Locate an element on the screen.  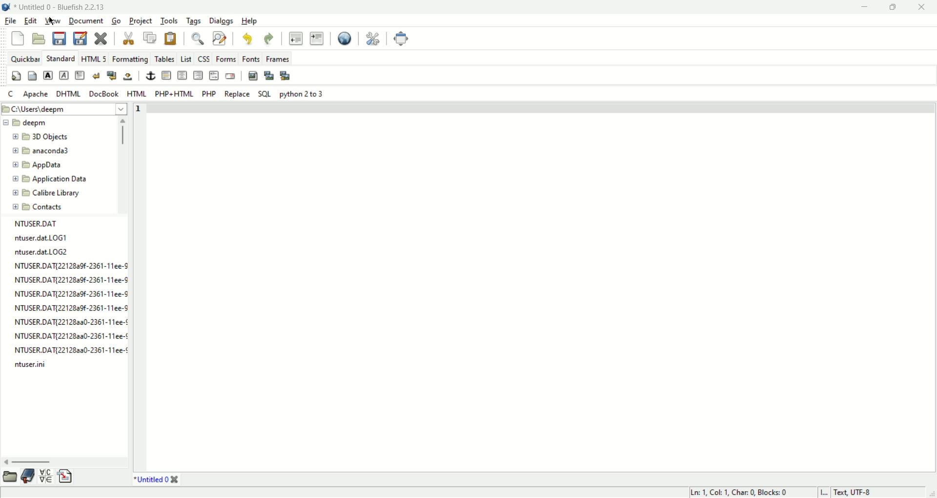
3D objects is located at coordinates (41, 137).